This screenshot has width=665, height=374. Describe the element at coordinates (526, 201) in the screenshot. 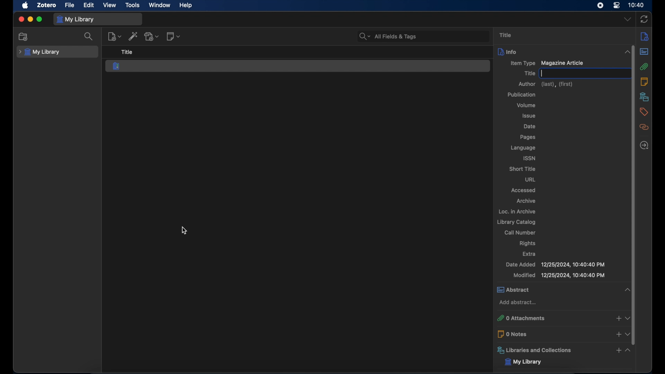

I see `archive` at that location.